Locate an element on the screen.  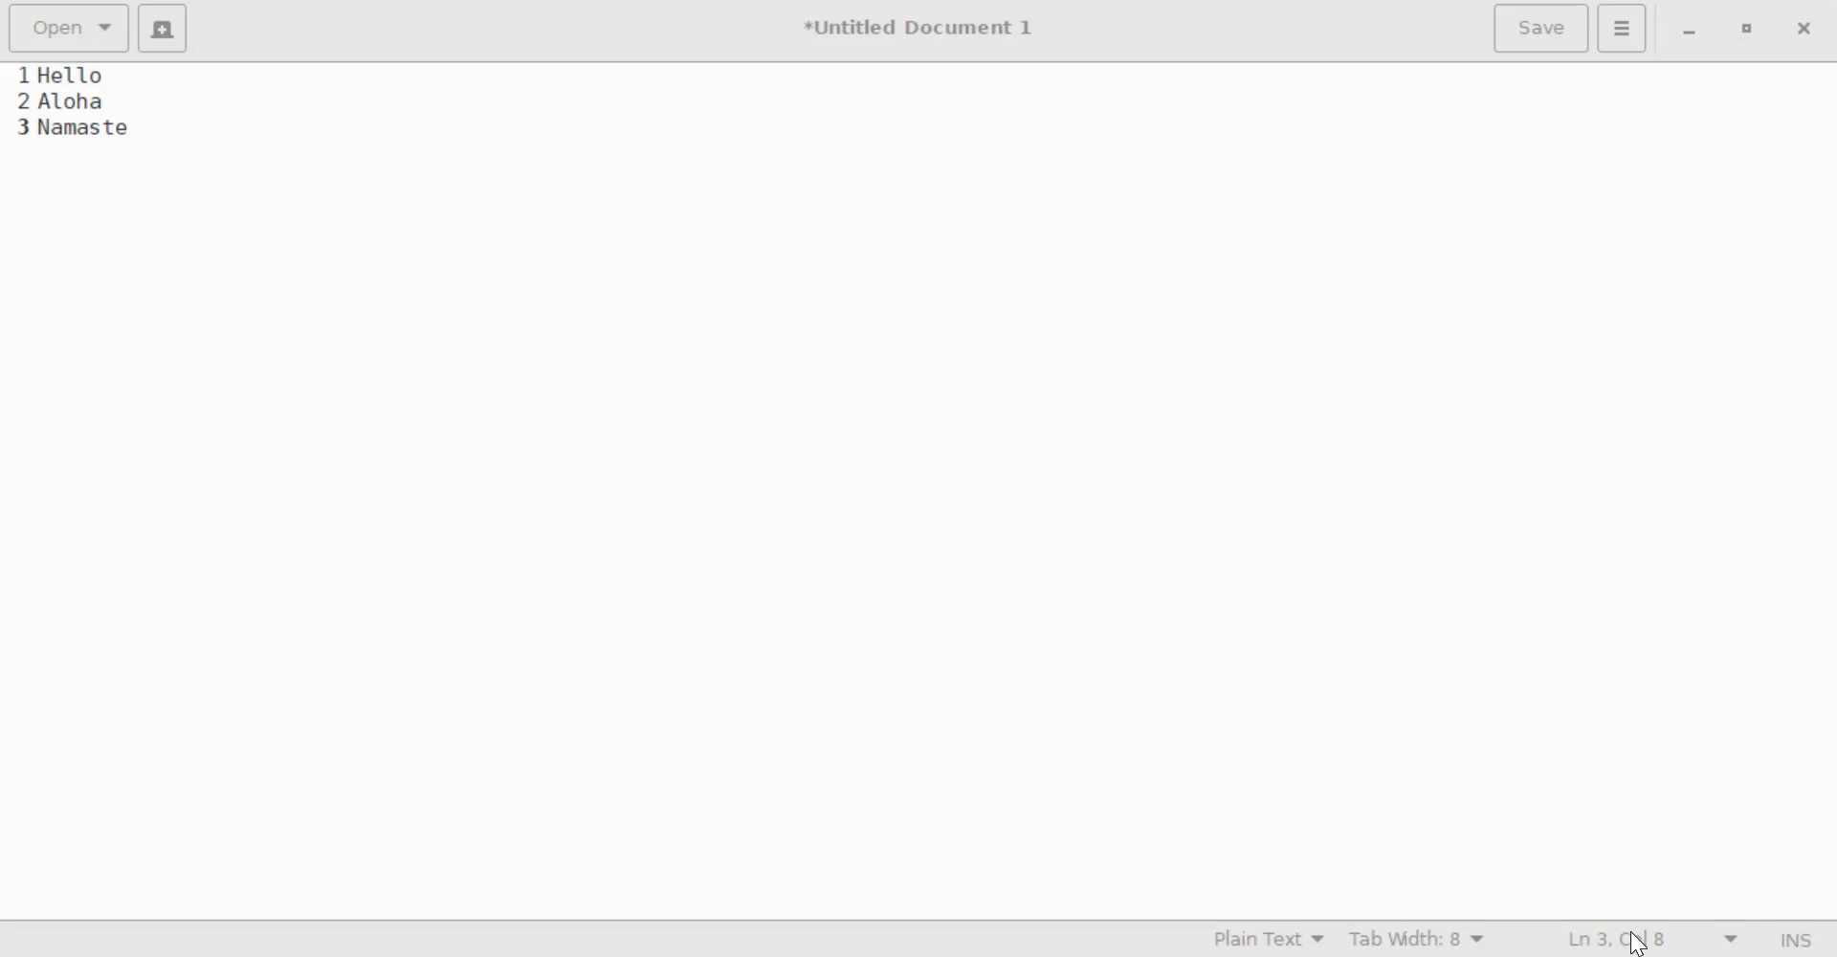
Open is located at coordinates (70, 28).